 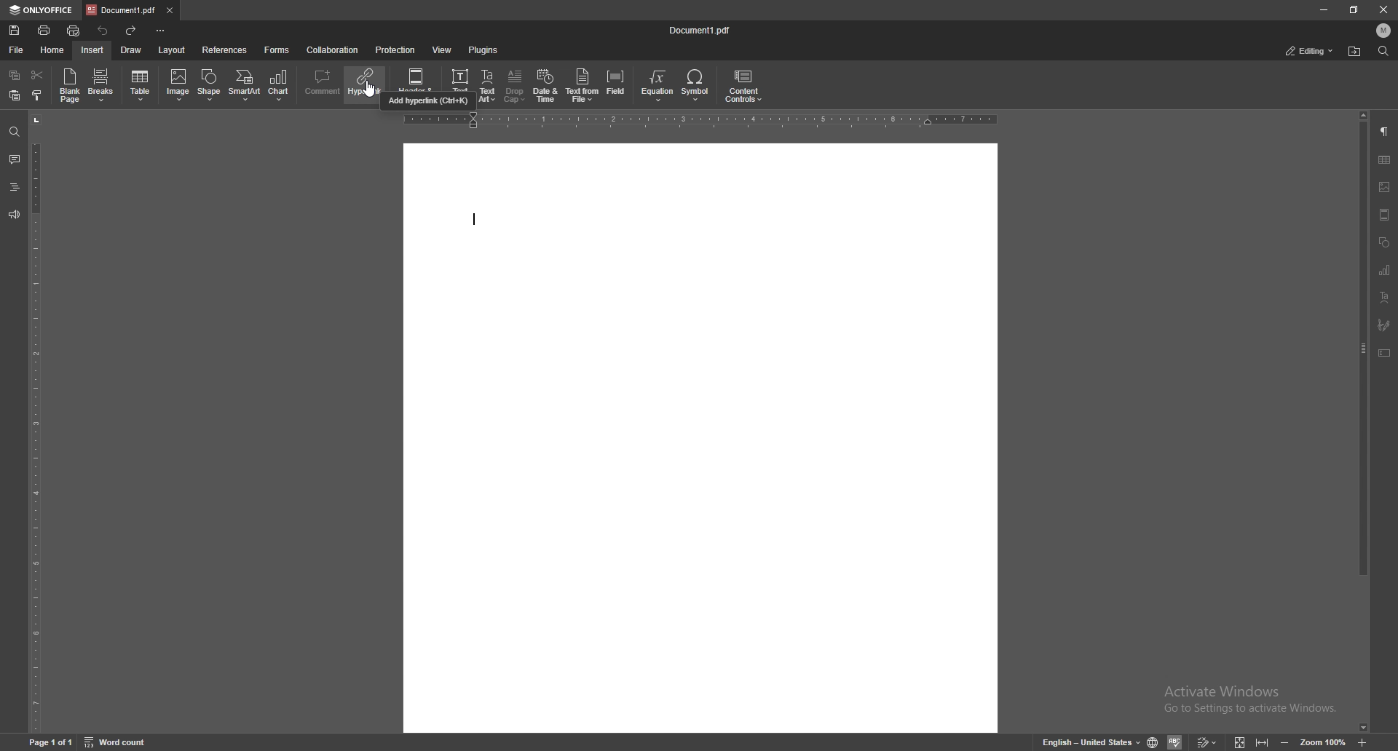 What do you see at coordinates (15, 30) in the screenshot?
I see `save` at bounding box center [15, 30].